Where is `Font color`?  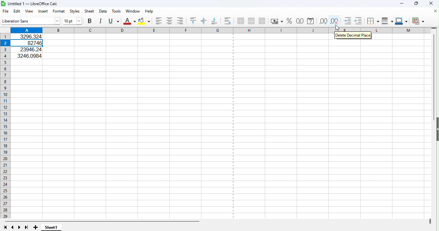 Font color is located at coordinates (130, 21).